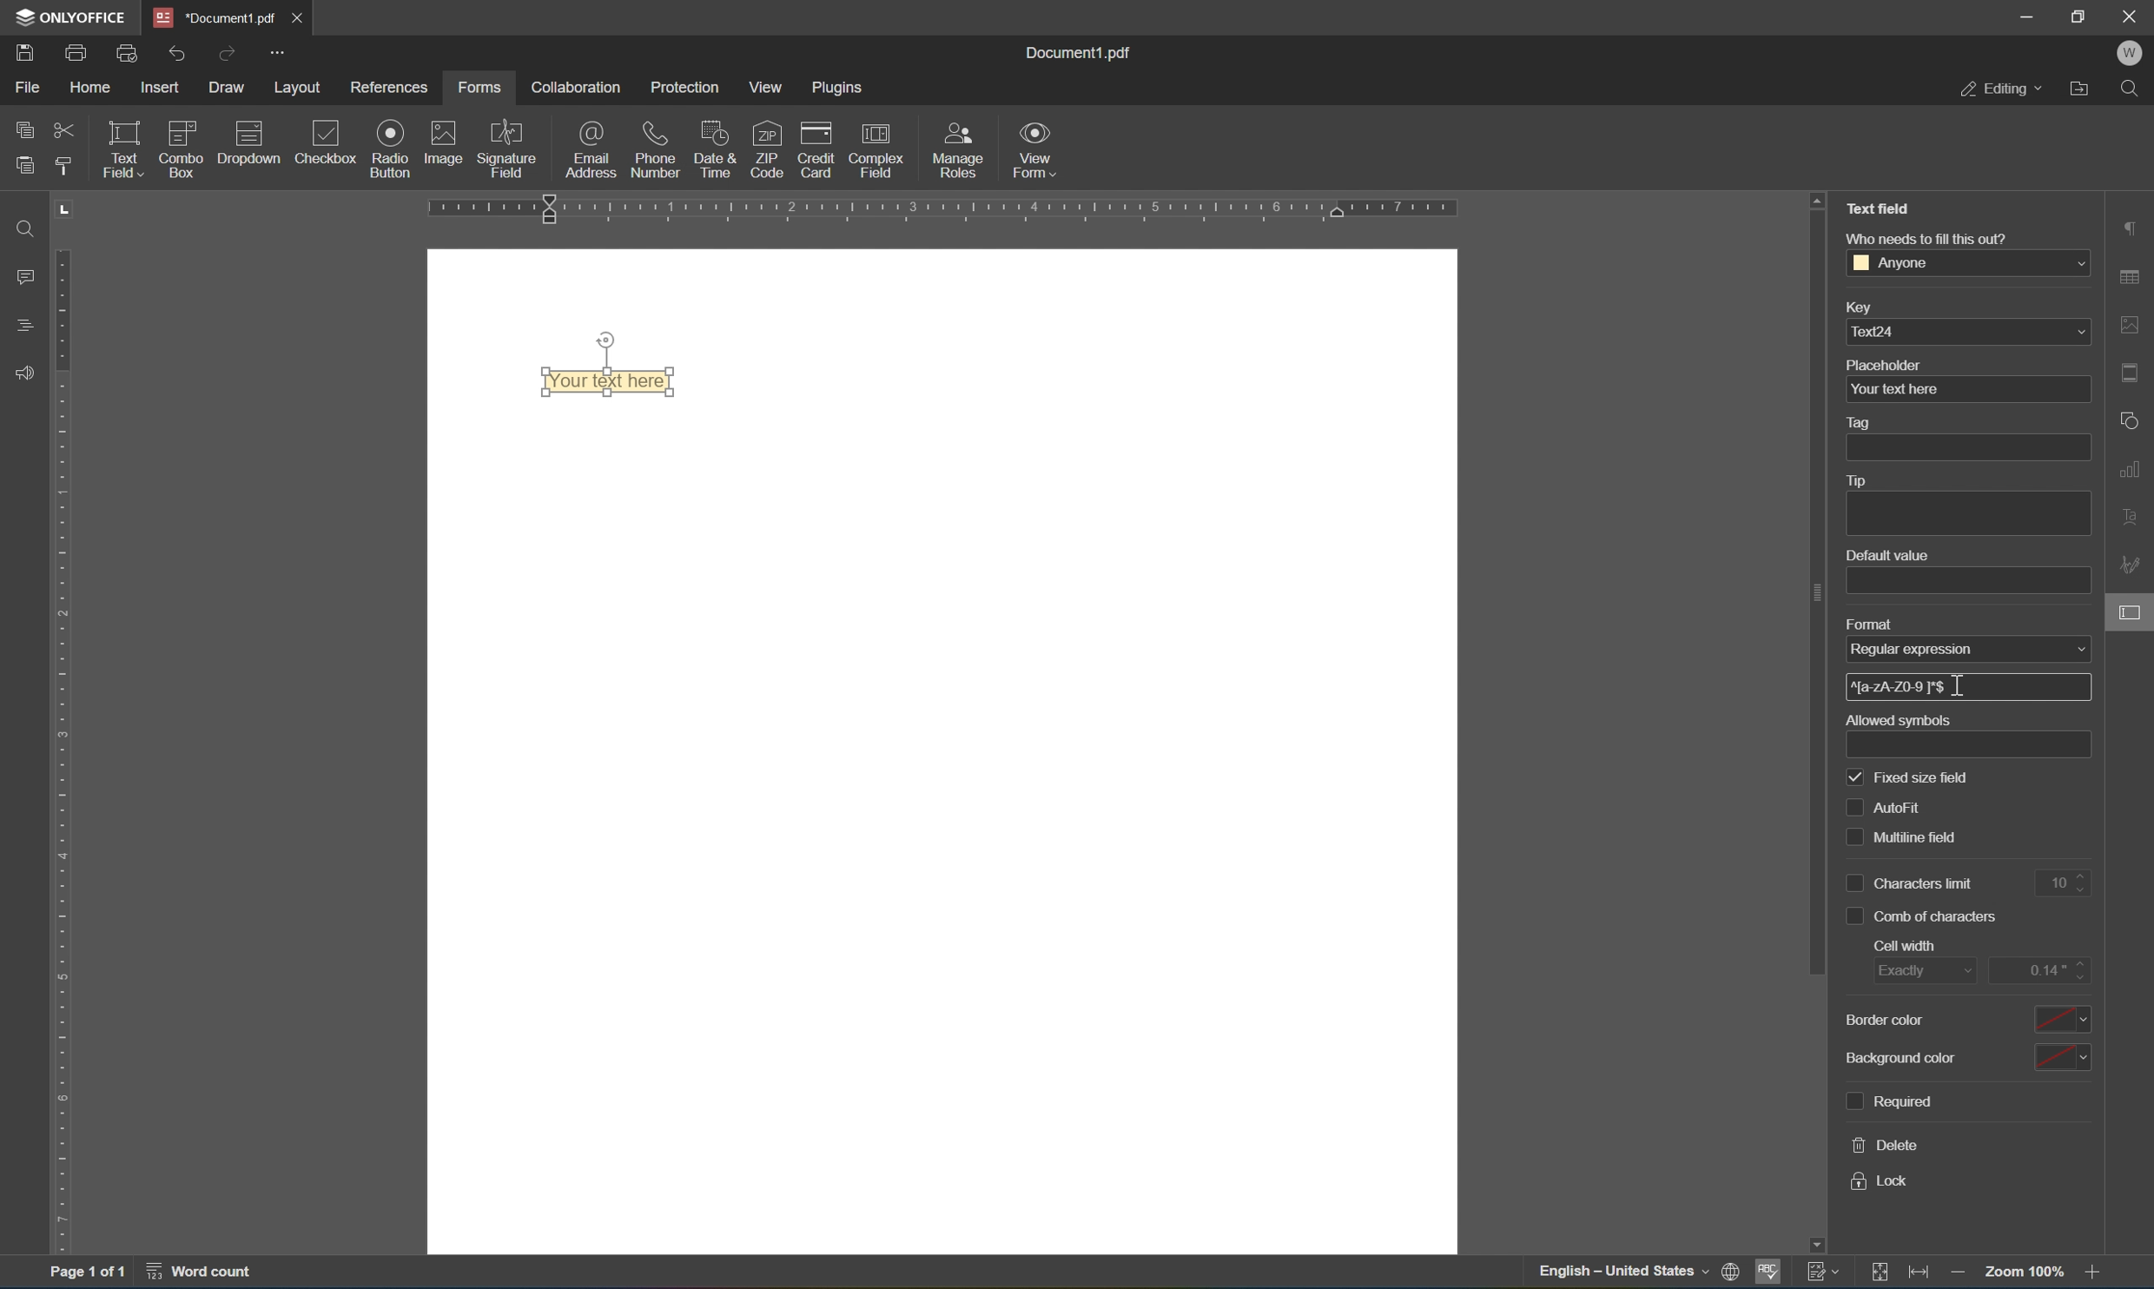 Image resolution: width=2154 pixels, height=1289 pixels. I want to click on cursor, so click(1959, 686).